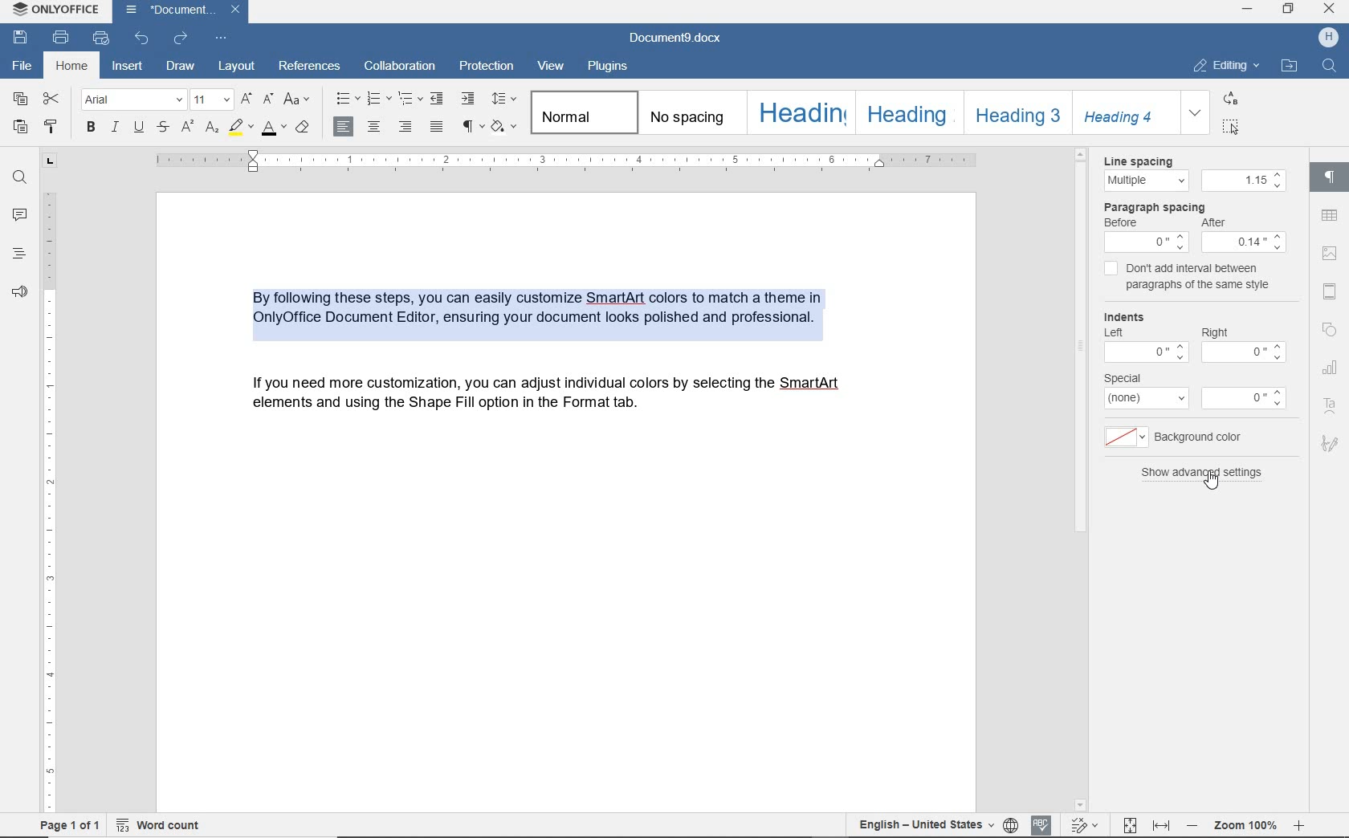 This screenshot has height=838, width=1349. What do you see at coordinates (1114, 334) in the screenshot?
I see `left` at bounding box center [1114, 334].